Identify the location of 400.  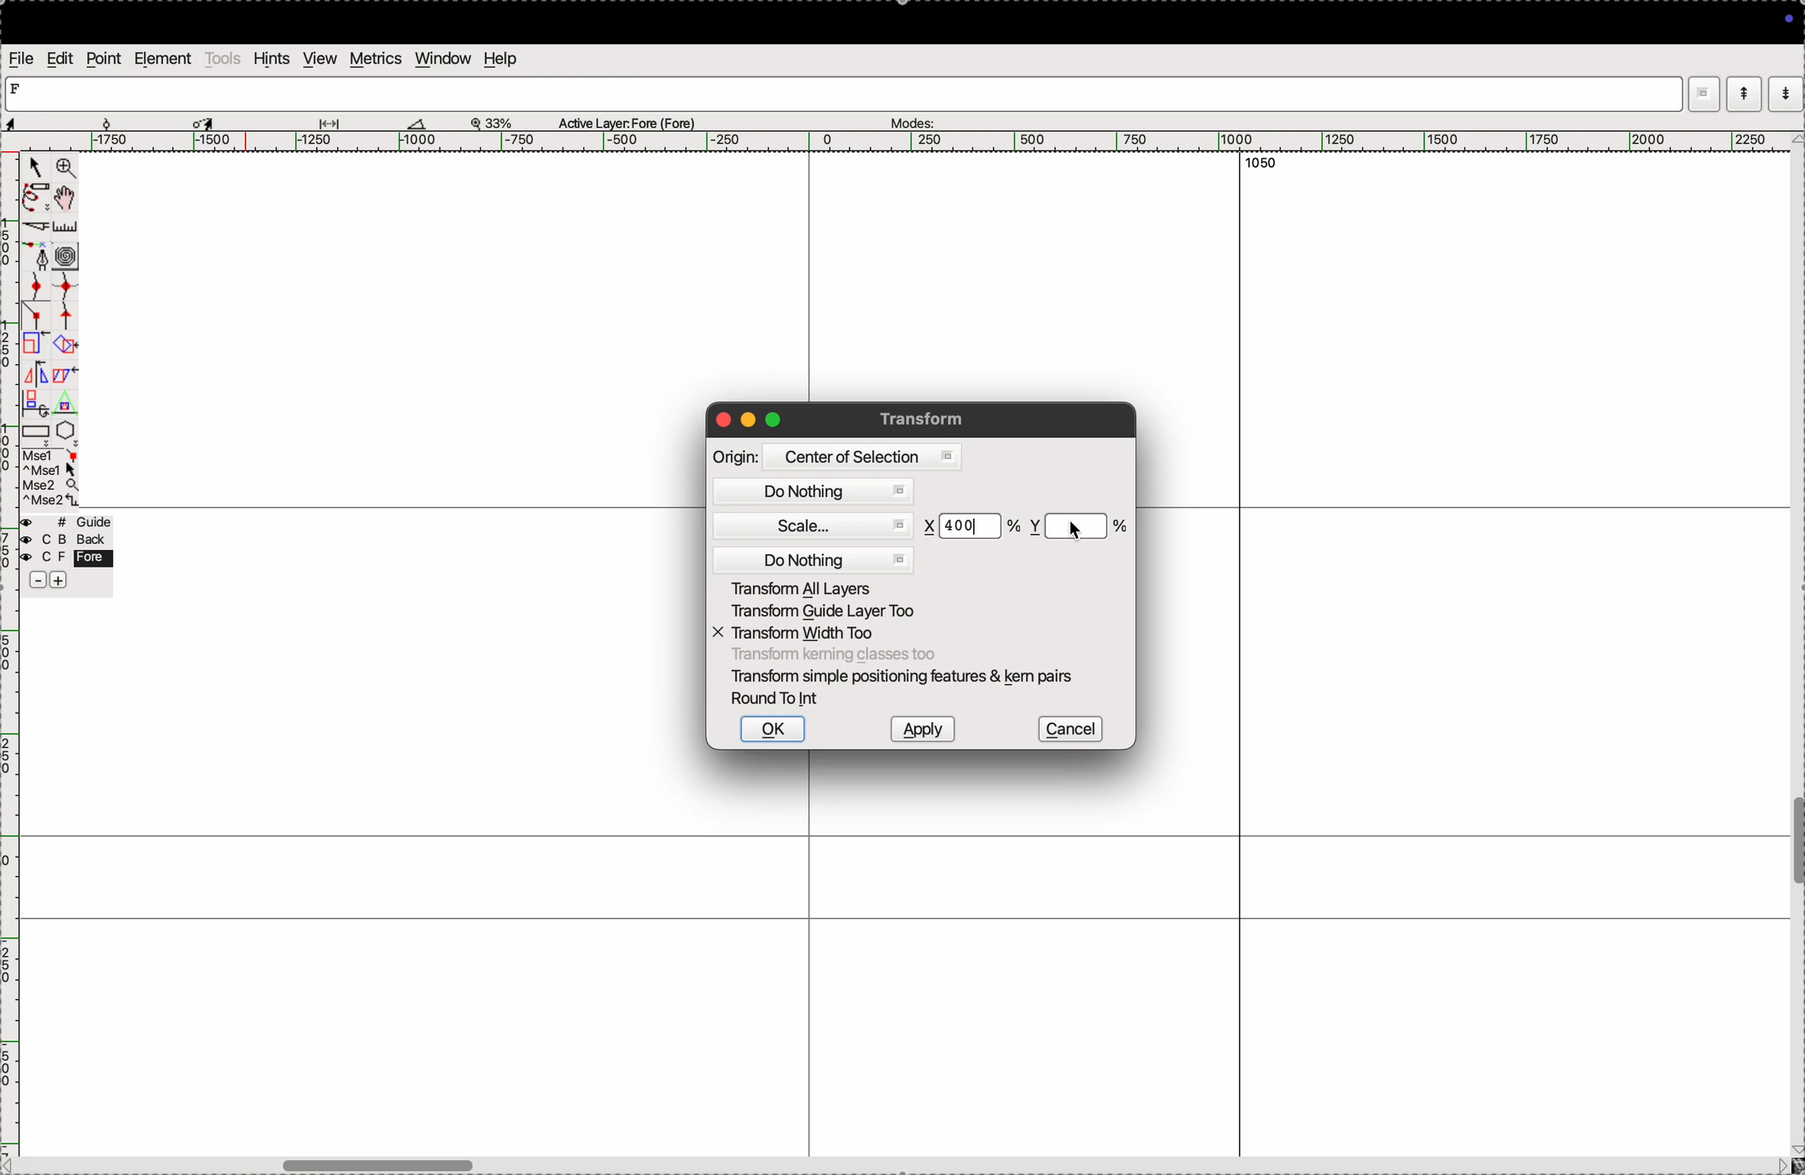
(965, 526).